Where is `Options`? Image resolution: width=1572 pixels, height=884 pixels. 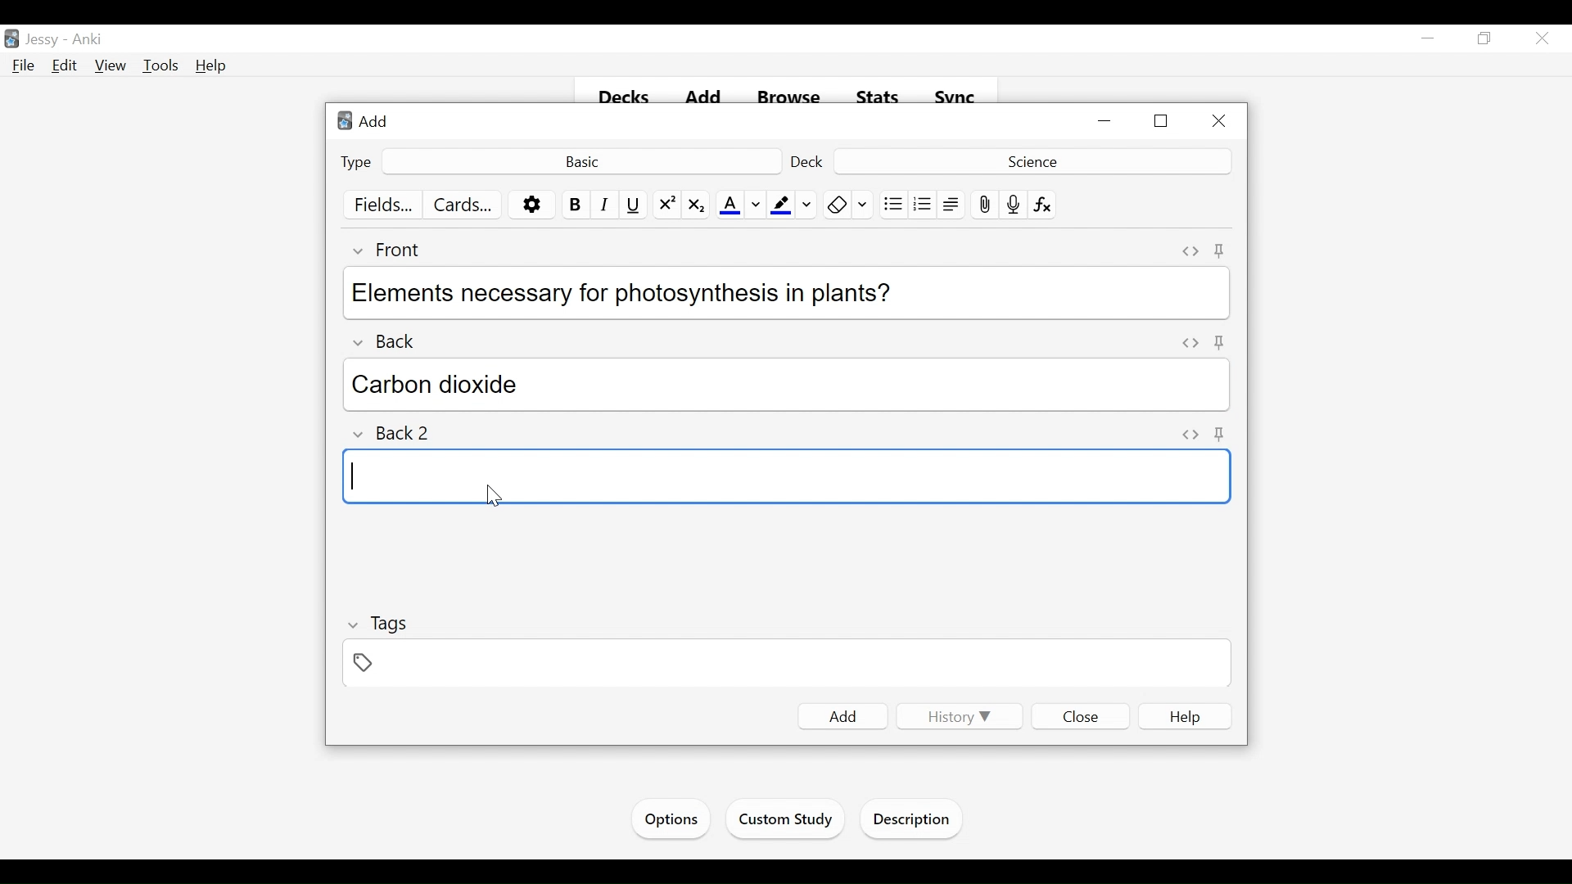
Options is located at coordinates (669, 819).